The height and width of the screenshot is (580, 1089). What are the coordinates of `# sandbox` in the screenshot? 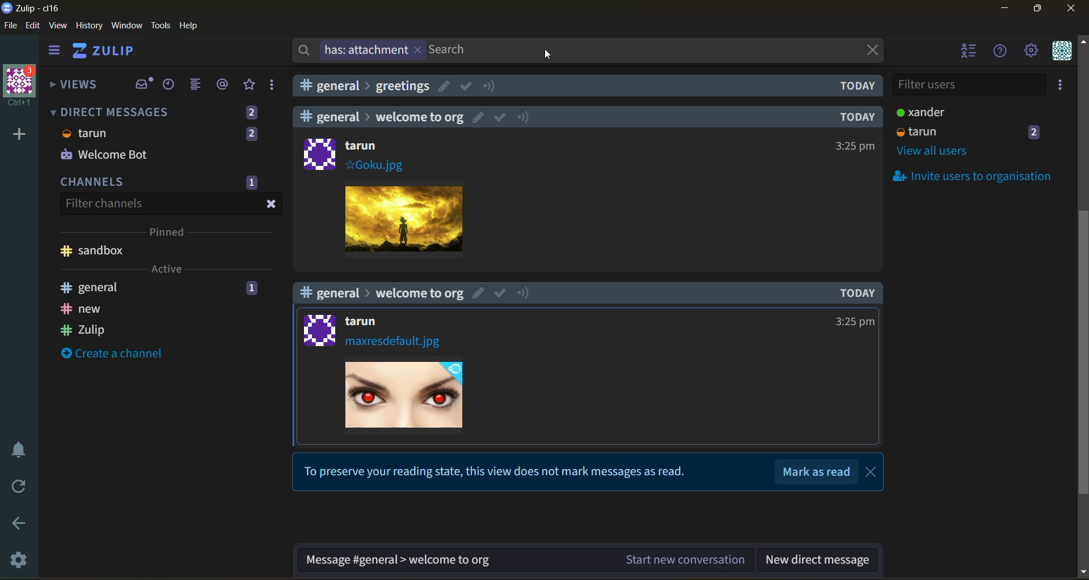 It's located at (94, 251).